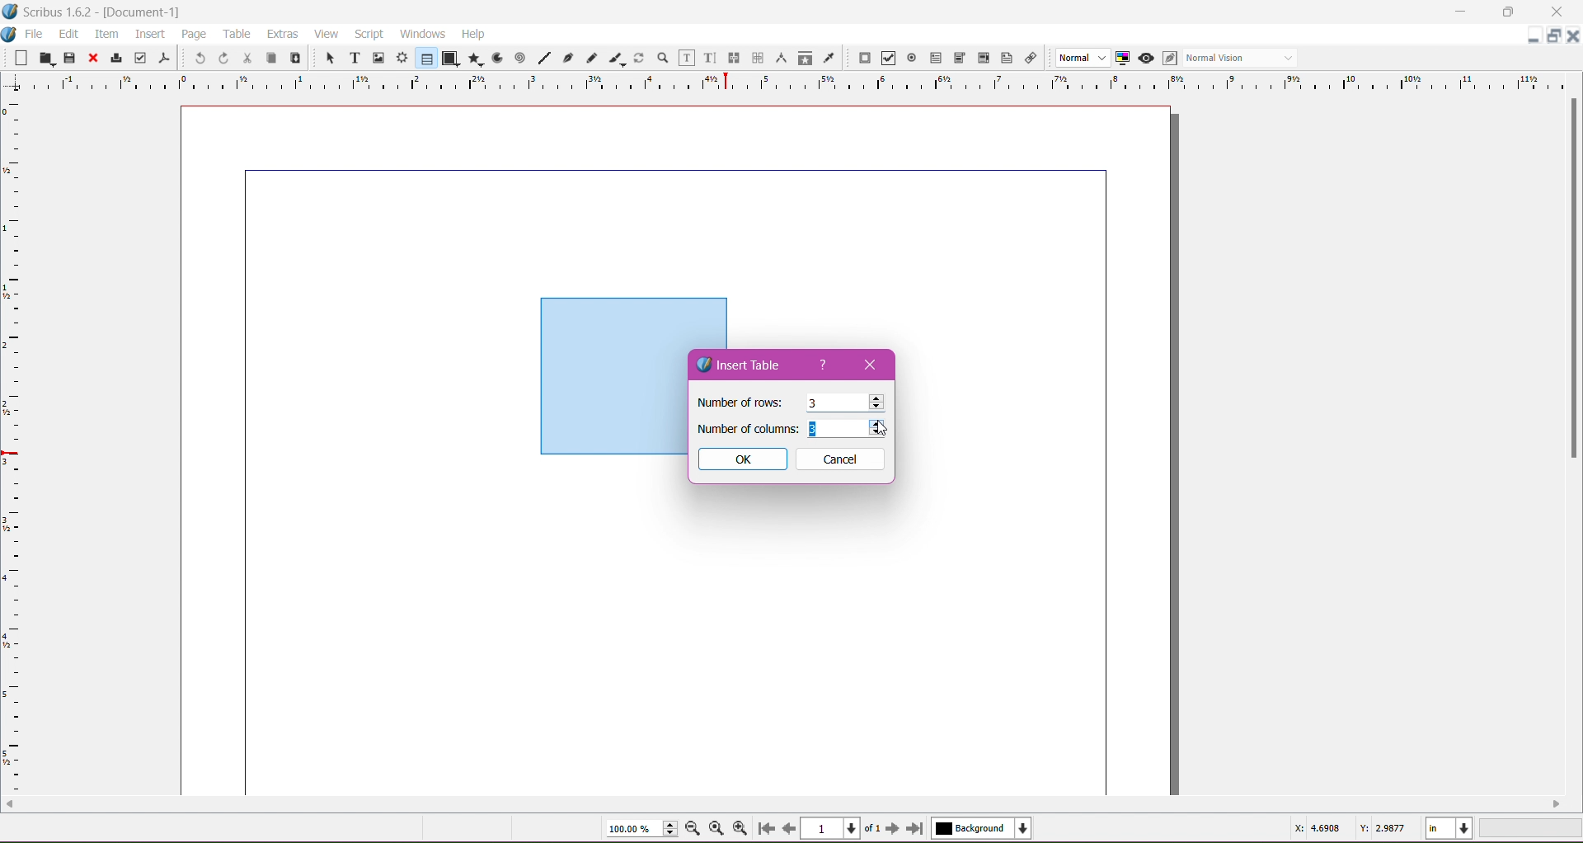 Image resolution: width=1583 pixels, height=843 pixels. I want to click on Text Frame, so click(350, 58).